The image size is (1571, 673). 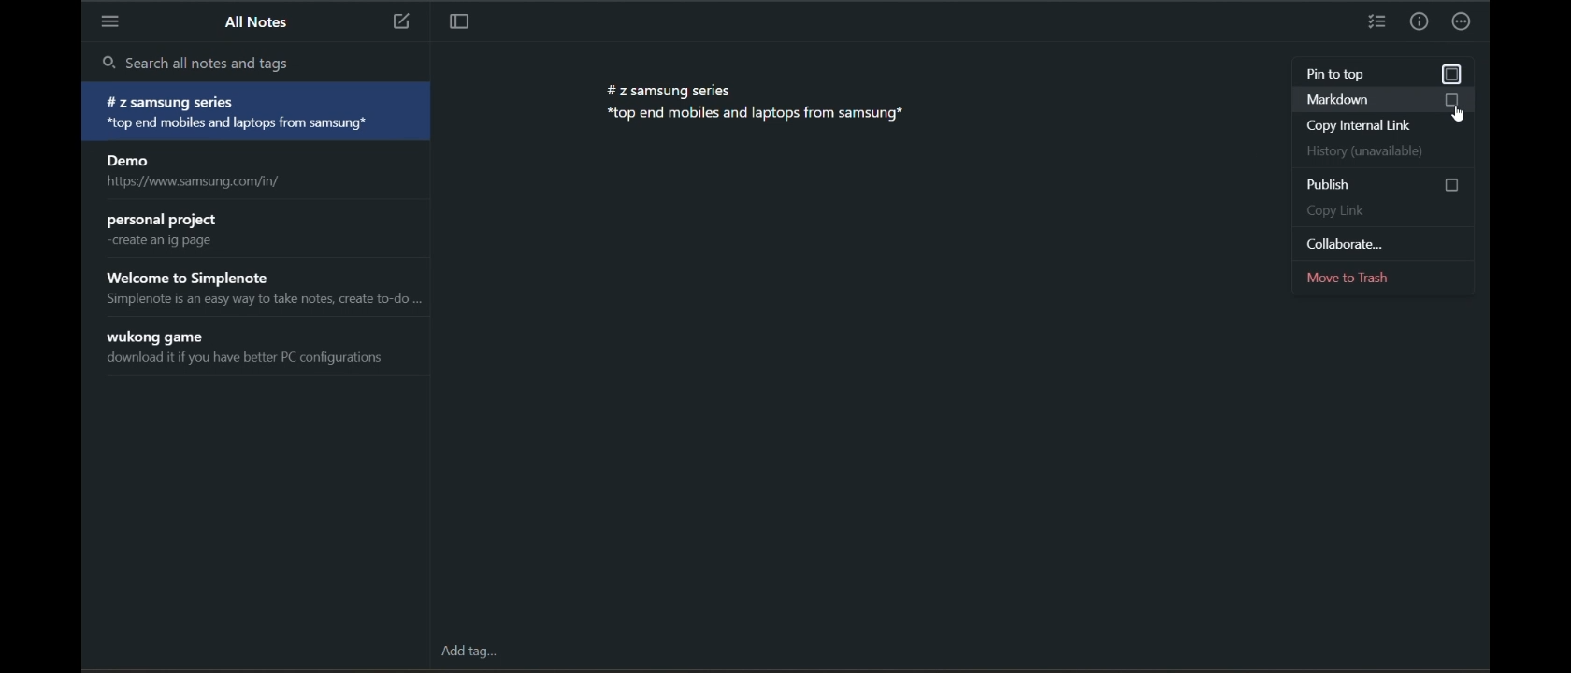 I want to click on copy internal link, so click(x=1381, y=126).